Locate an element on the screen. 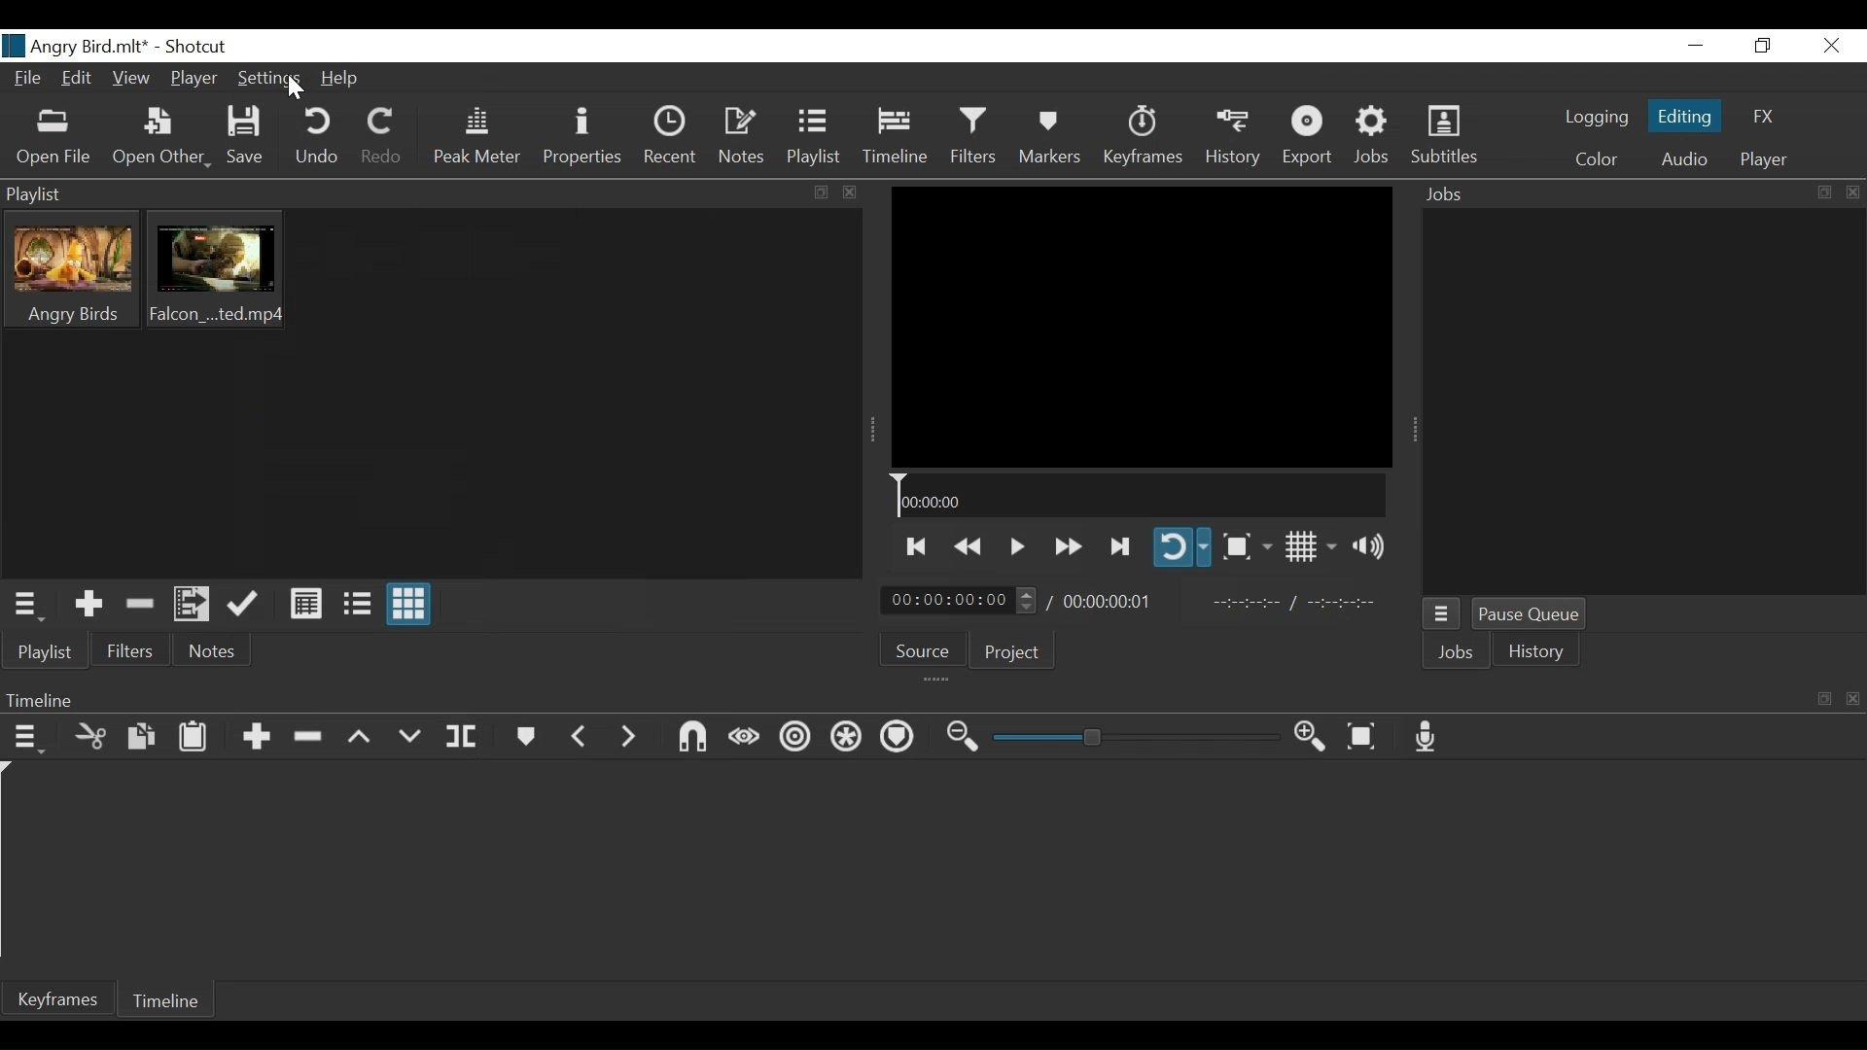  Marker is located at coordinates (524, 740).